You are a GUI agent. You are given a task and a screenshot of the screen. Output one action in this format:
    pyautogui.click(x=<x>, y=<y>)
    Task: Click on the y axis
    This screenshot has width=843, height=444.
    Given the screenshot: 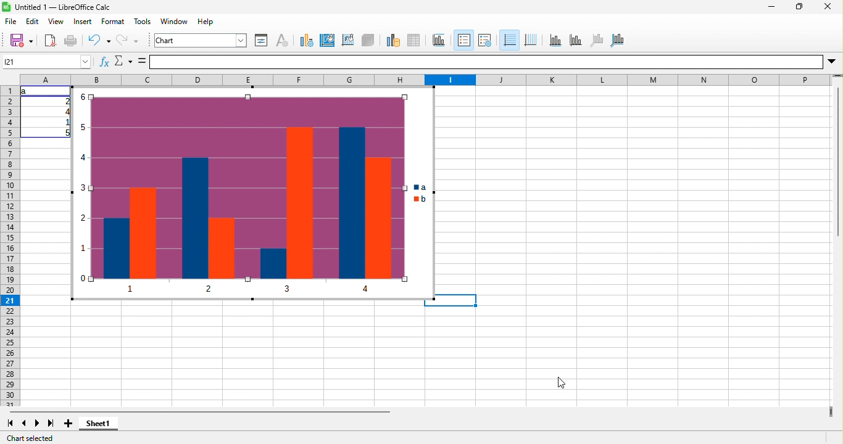 What is the action you would take?
    pyautogui.click(x=576, y=41)
    